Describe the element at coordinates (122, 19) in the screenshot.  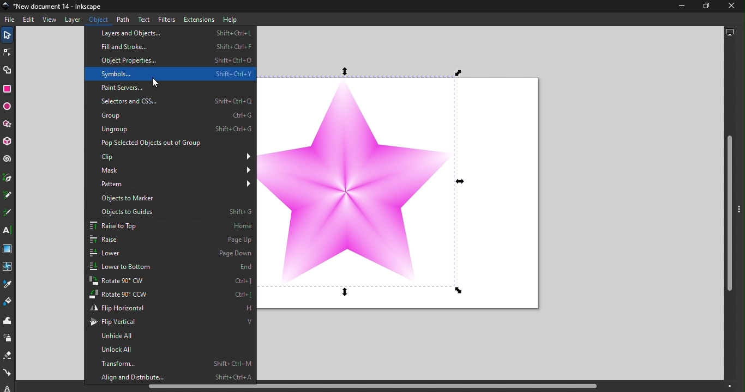
I see `Path` at that location.